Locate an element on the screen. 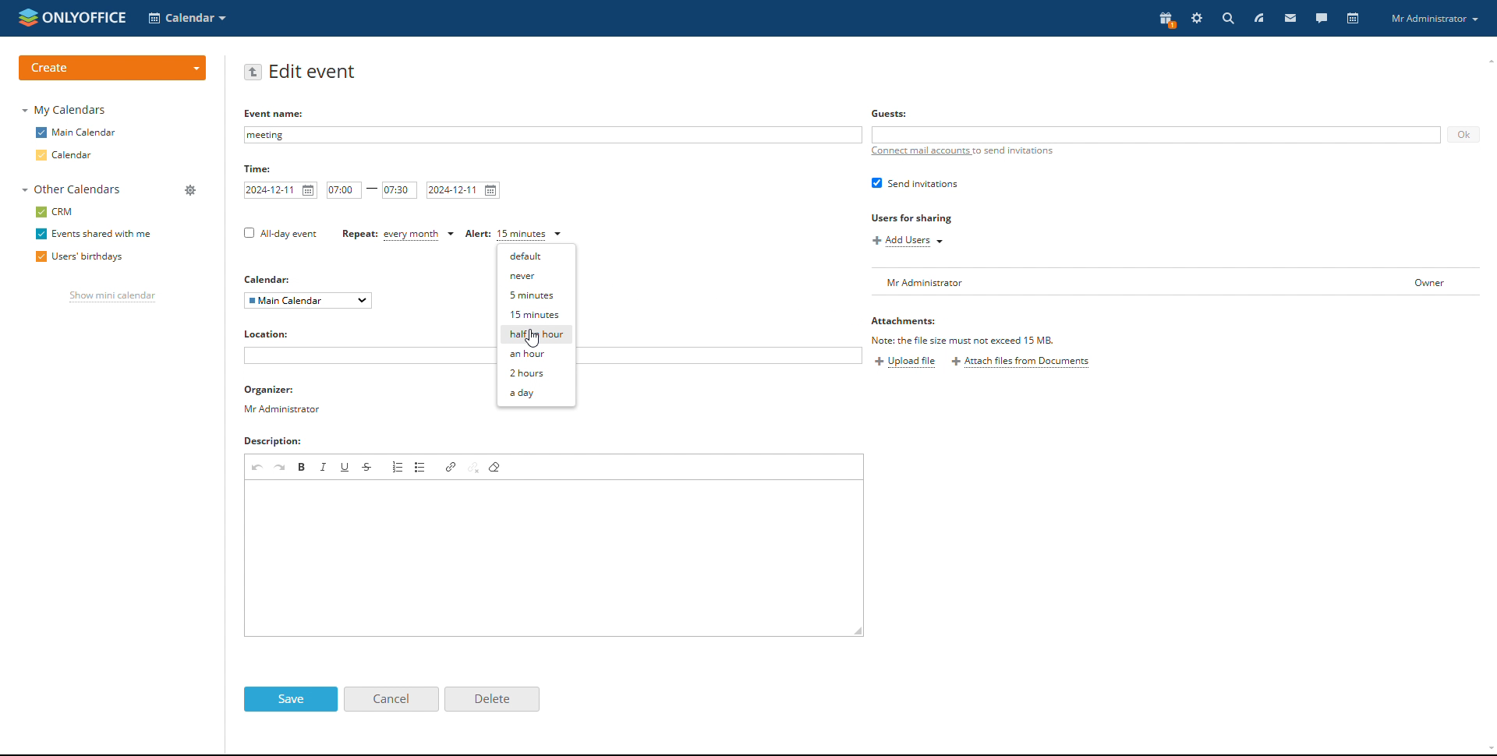 Image resolution: width=1497 pixels, height=756 pixels. cancel is located at coordinates (391, 699).